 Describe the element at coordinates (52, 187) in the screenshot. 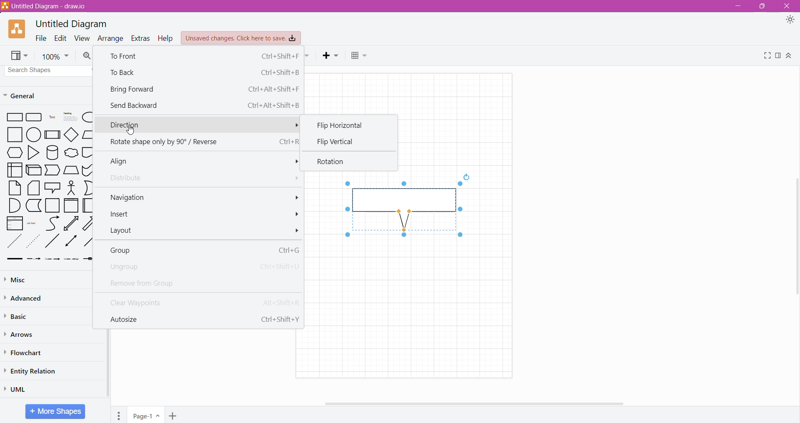

I see `Speech Bubble` at that location.